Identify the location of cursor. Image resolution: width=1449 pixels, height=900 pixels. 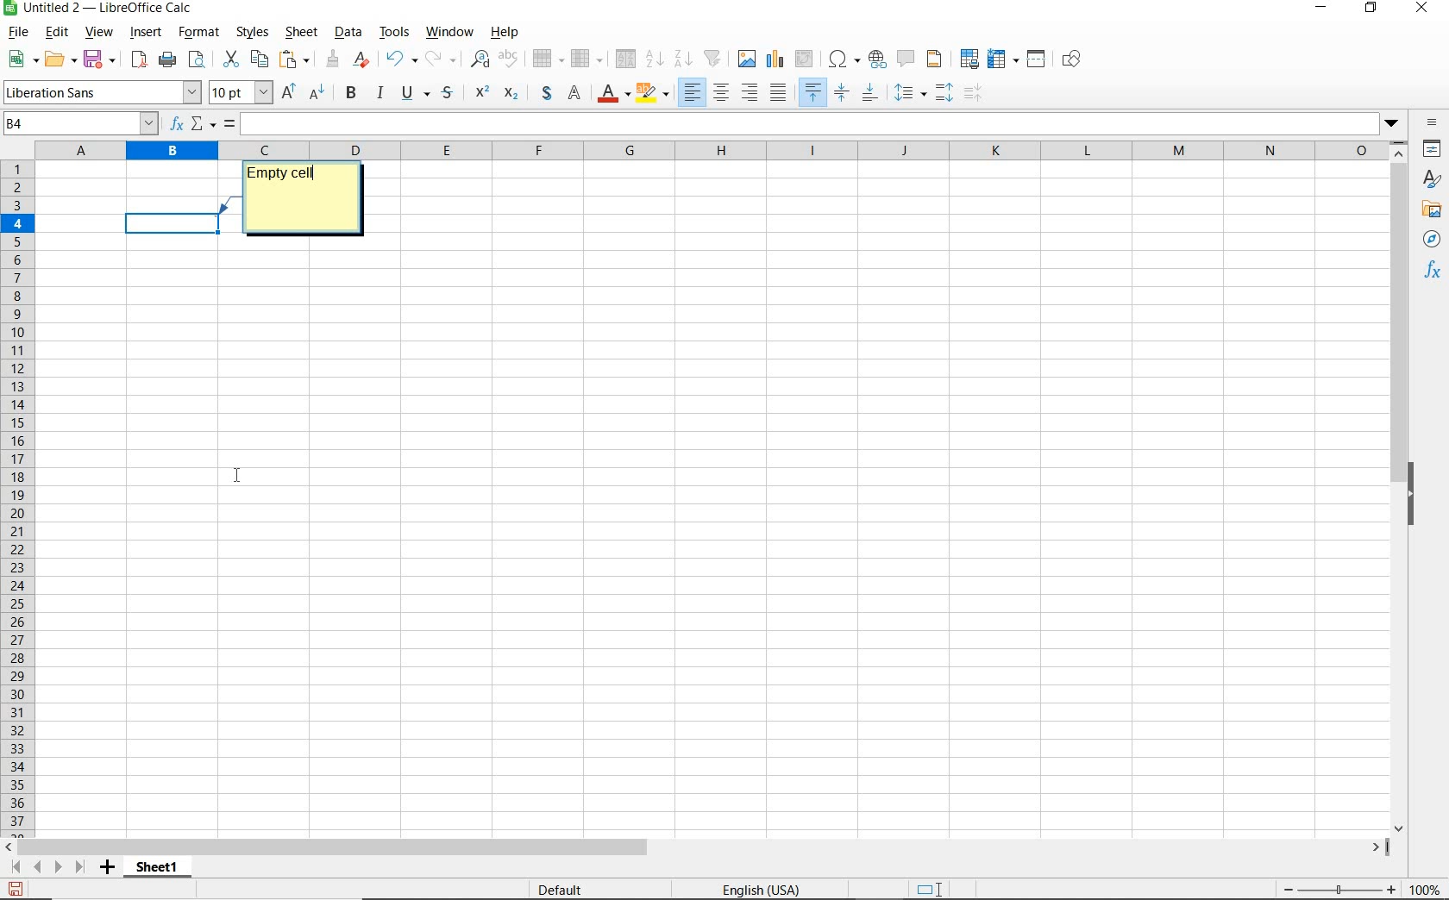
(322, 173).